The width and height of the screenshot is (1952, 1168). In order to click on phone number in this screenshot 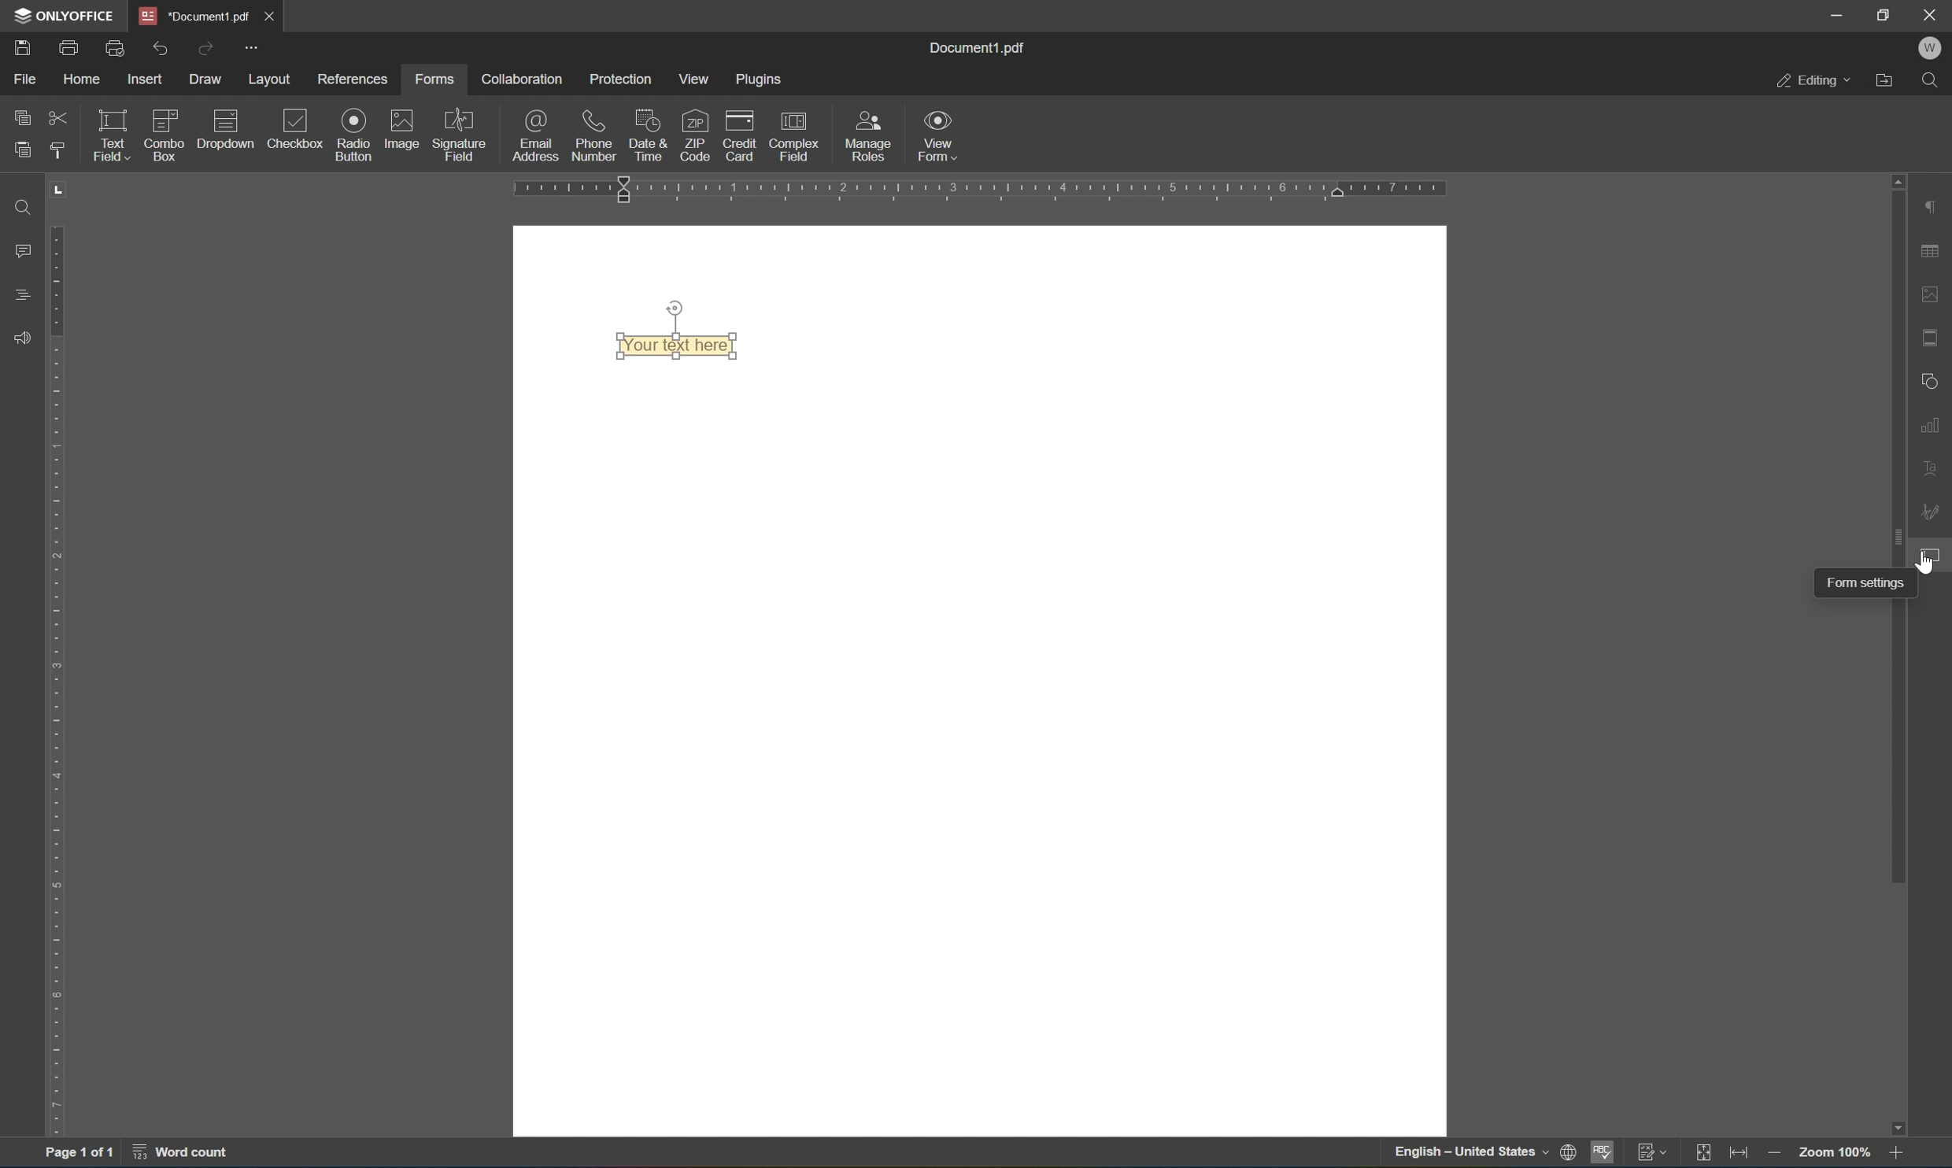, I will do `click(592, 134)`.